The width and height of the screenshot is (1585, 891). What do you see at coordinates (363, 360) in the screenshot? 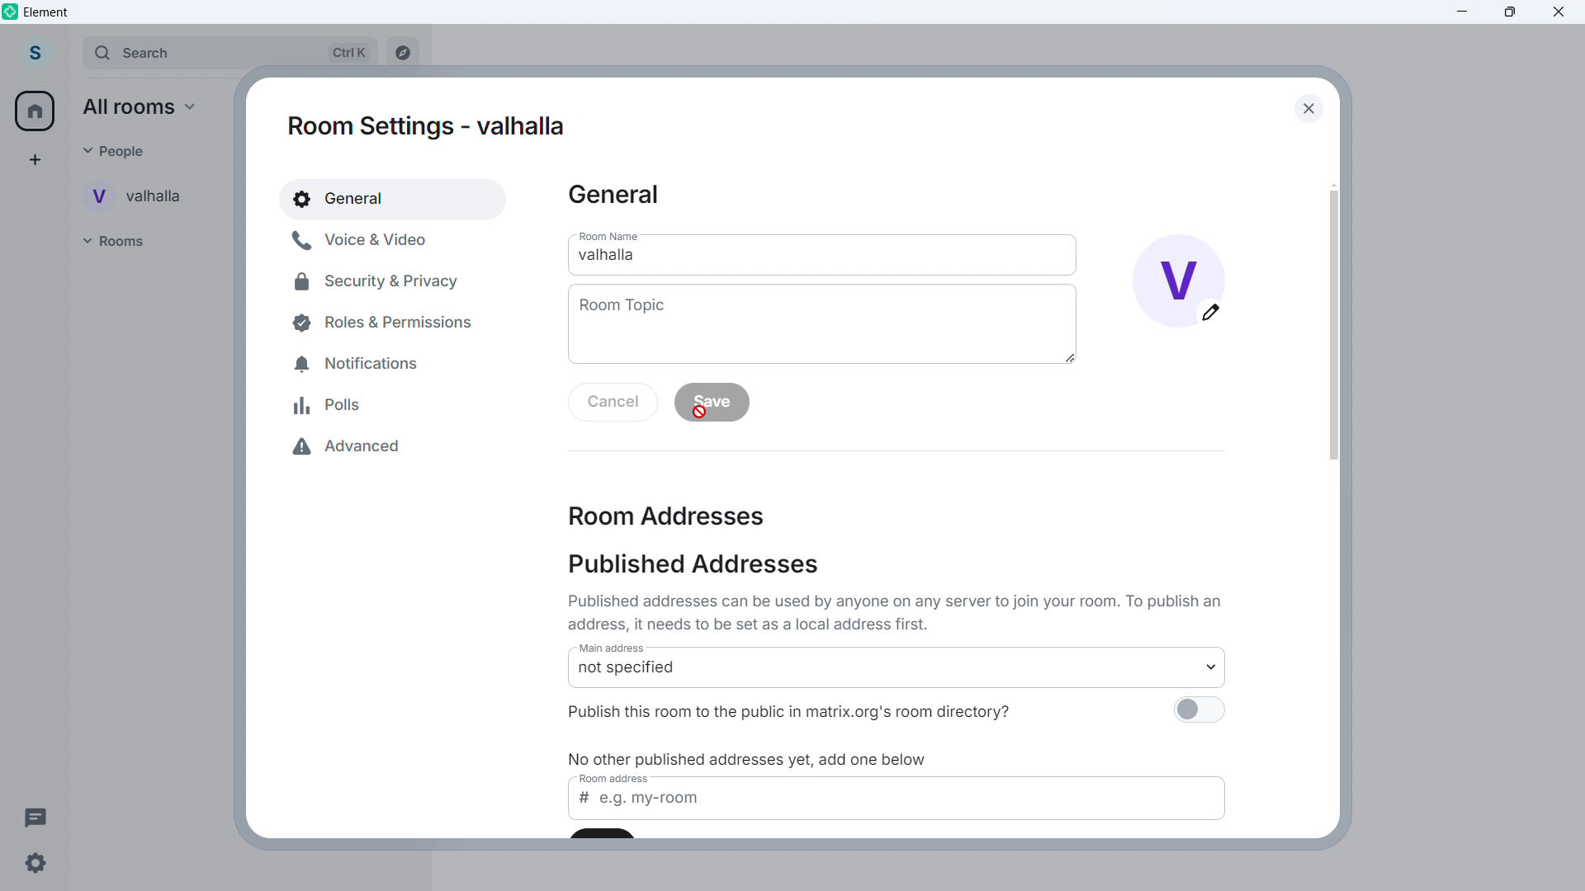
I see `Notifications ` at bounding box center [363, 360].